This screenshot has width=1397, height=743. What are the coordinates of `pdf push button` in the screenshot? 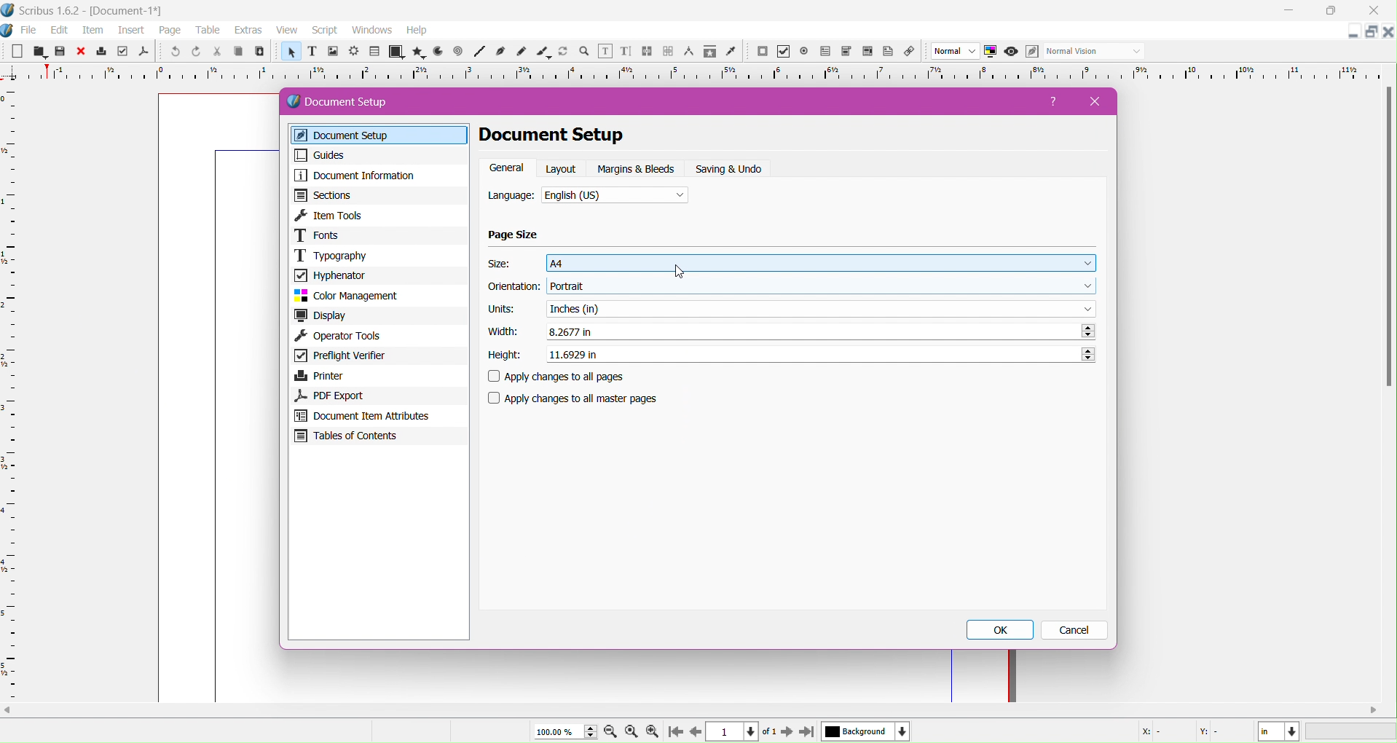 It's located at (762, 52).